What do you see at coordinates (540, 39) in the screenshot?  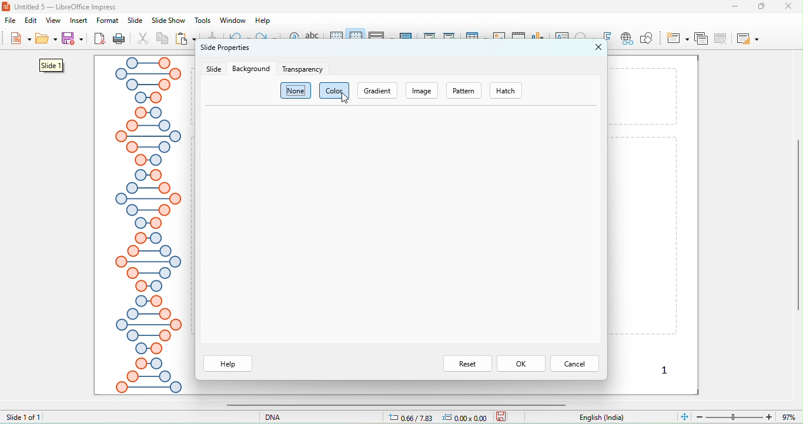 I see `chart` at bounding box center [540, 39].